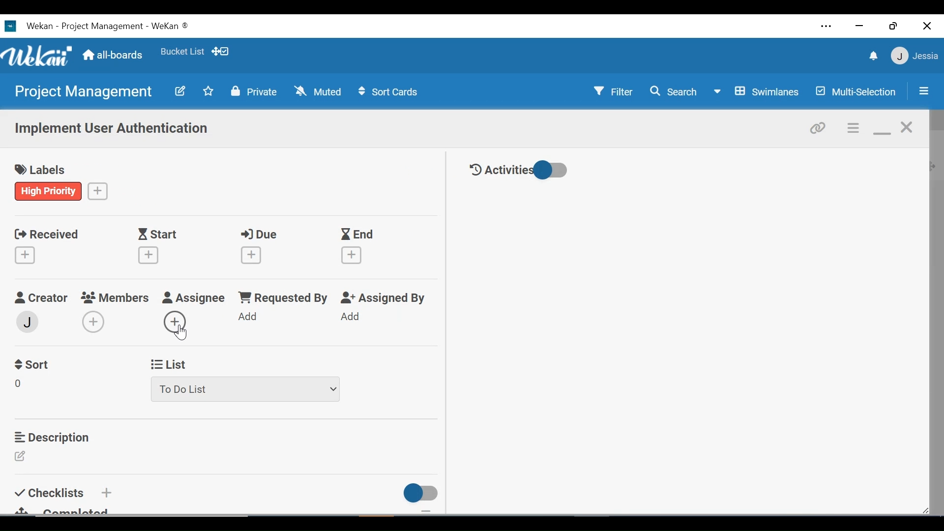 The width and height of the screenshot is (944, 531). Describe the element at coordinates (614, 90) in the screenshot. I see `Filter` at that location.